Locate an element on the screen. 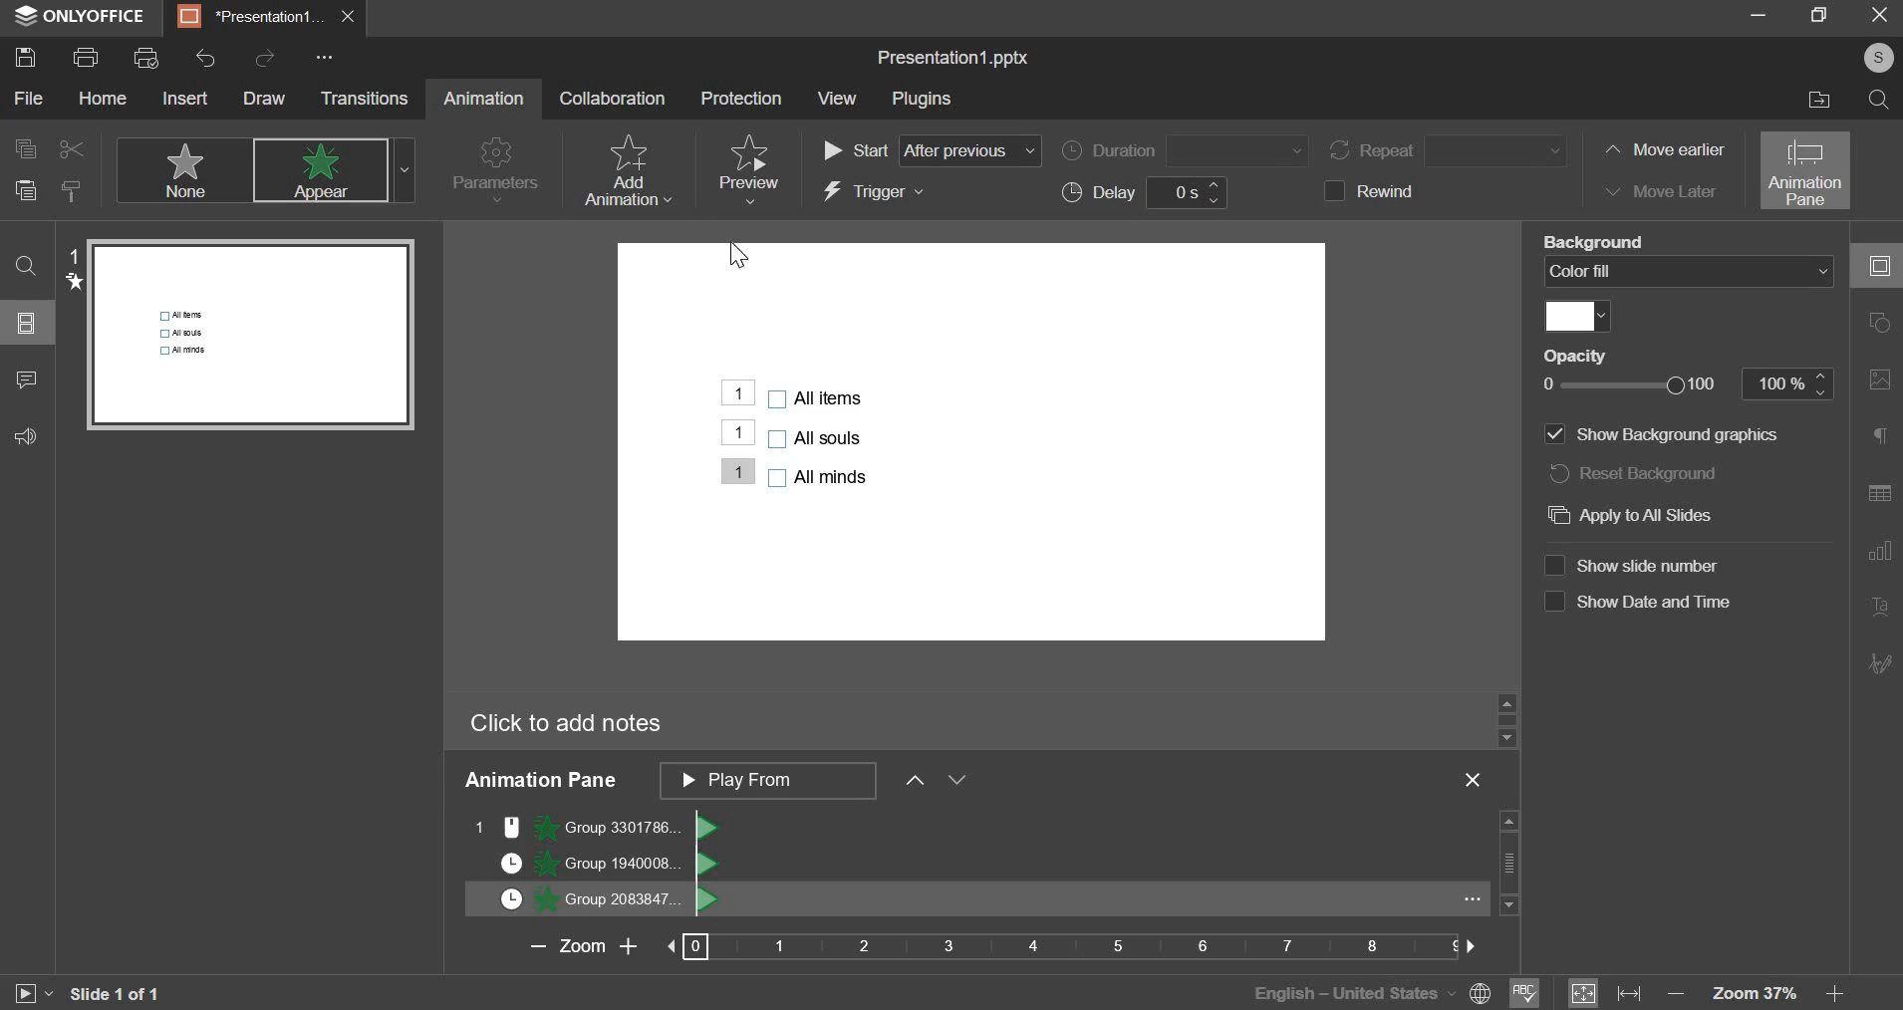 Image resolution: width=1903 pixels, height=1010 pixels. print preview is located at coordinates (144, 58).